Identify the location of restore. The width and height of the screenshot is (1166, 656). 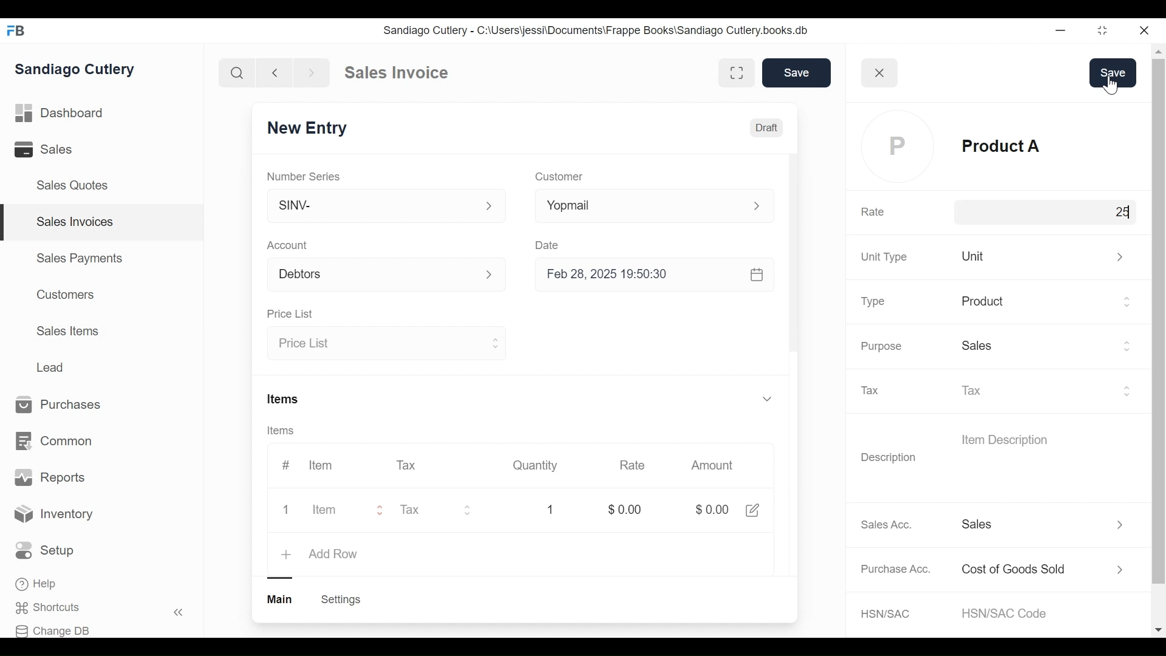
(1102, 30).